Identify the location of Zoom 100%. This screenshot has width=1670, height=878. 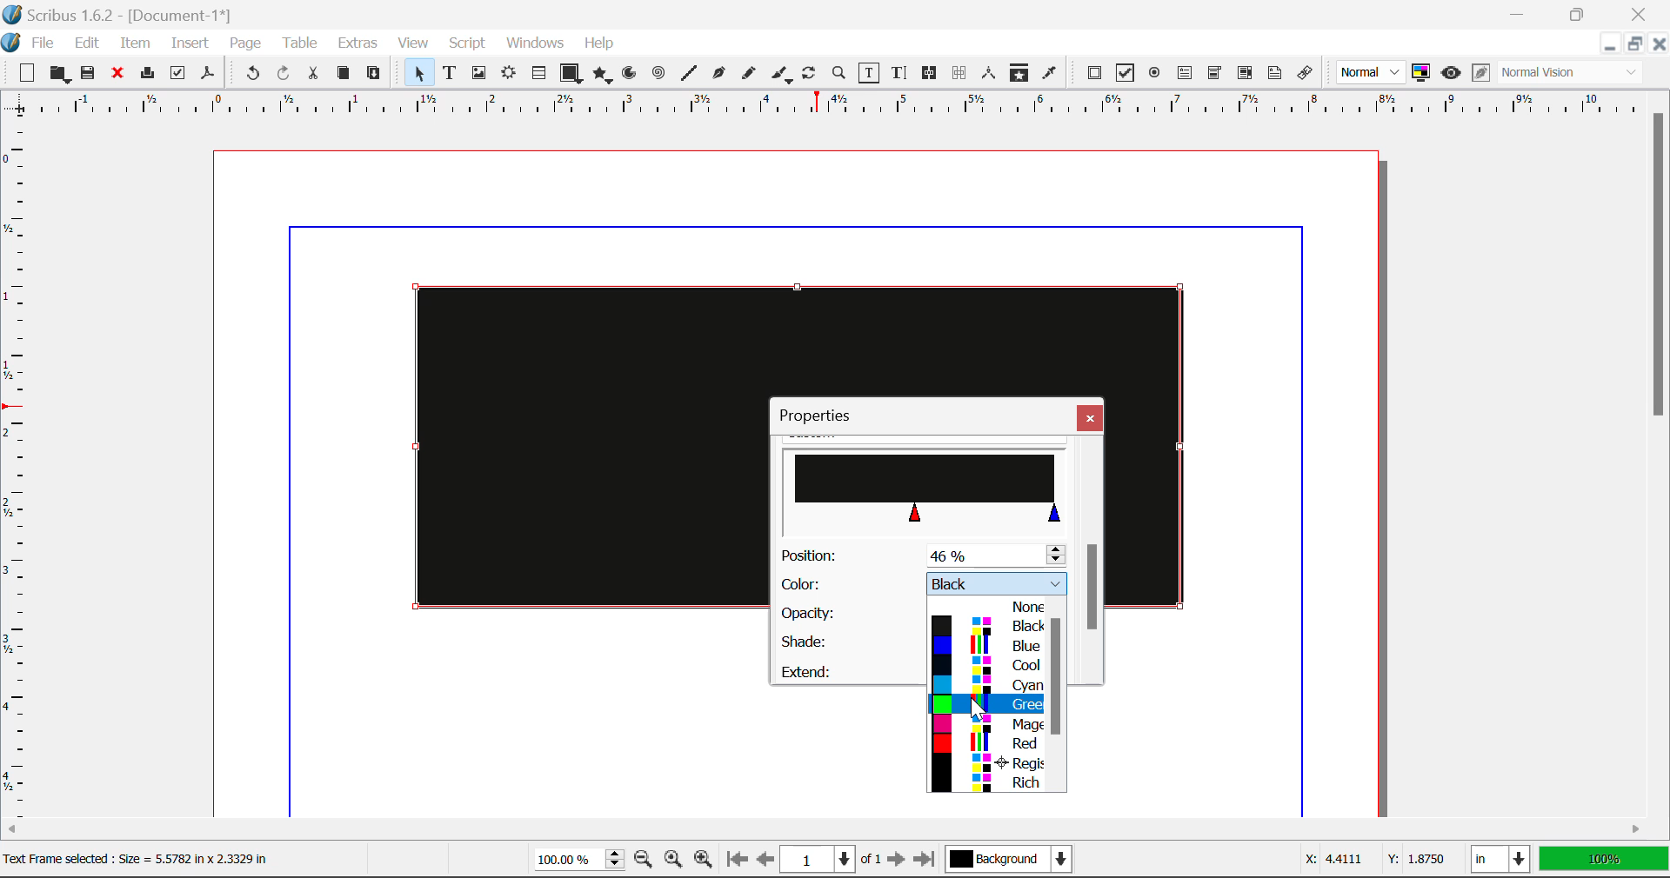
(579, 861).